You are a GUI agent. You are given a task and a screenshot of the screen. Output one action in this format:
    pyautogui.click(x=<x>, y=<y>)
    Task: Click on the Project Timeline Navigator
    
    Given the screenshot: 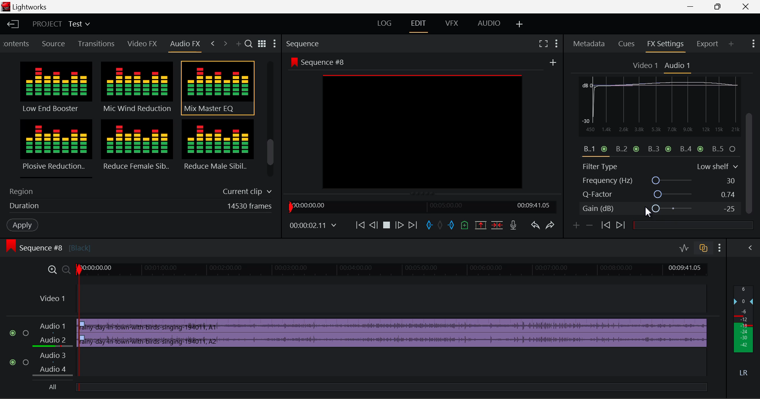 What is the action you would take?
    pyautogui.click(x=421, y=206)
    